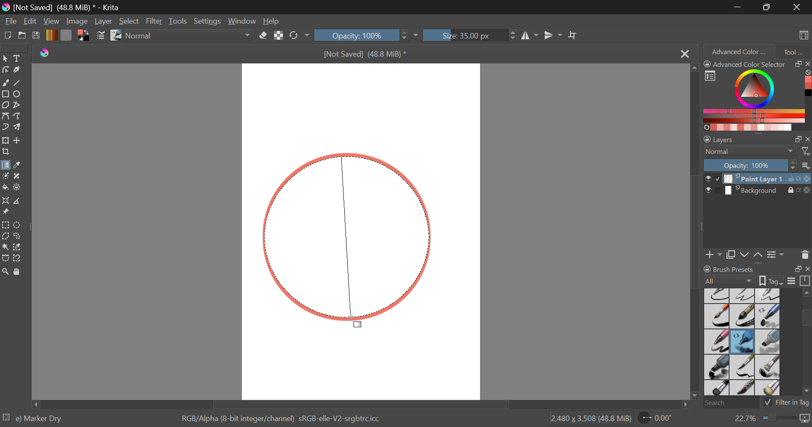 This screenshot has width=812, height=427. Describe the element at coordinates (717, 295) in the screenshot. I see `Ink-2 Fineliner` at that location.